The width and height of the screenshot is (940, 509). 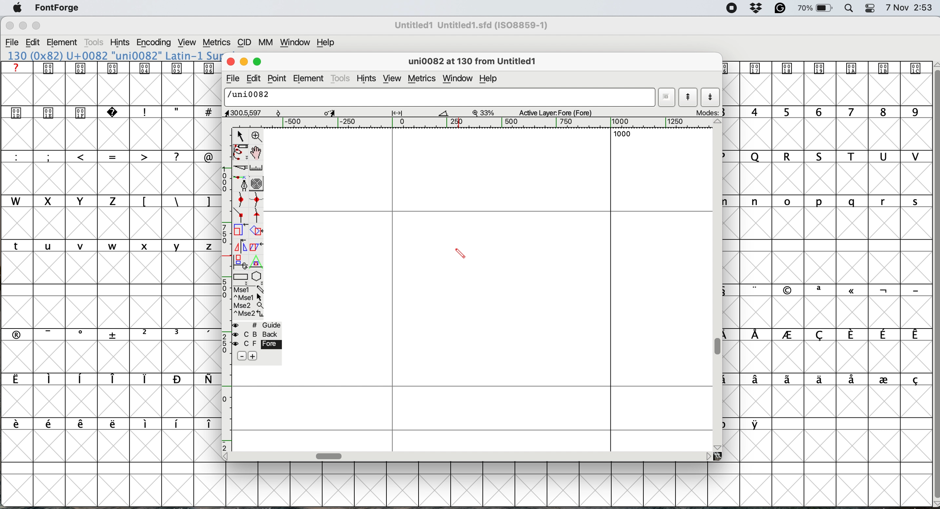 What do you see at coordinates (231, 62) in the screenshot?
I see `close` at bounding box center [231, 62].